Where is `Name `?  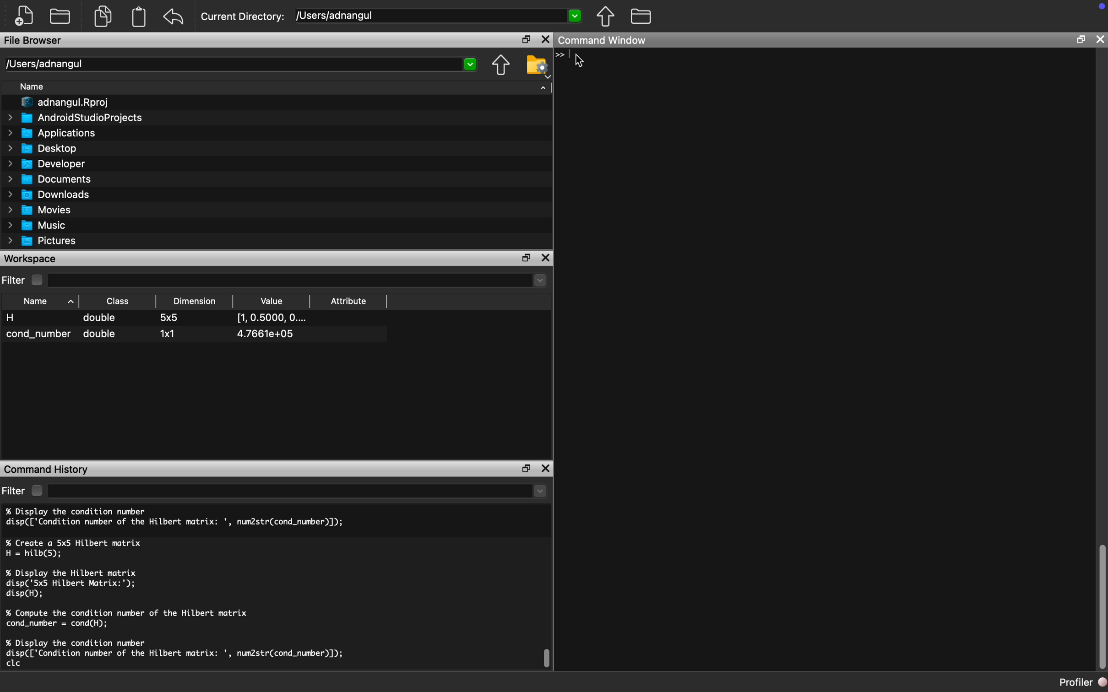 Name  is located at coordinates (48, 301).